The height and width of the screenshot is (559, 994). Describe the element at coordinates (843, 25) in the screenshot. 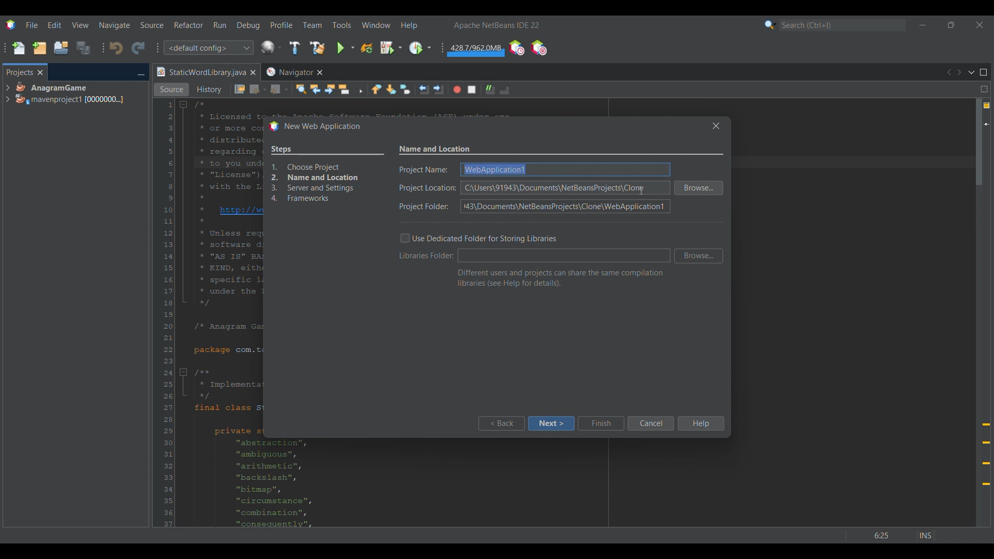

I see `Search box` at that location.